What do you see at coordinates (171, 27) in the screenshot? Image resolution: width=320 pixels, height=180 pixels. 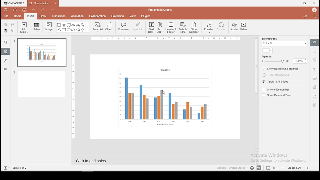 I see `header and footer` at bounding box center [171, 27].